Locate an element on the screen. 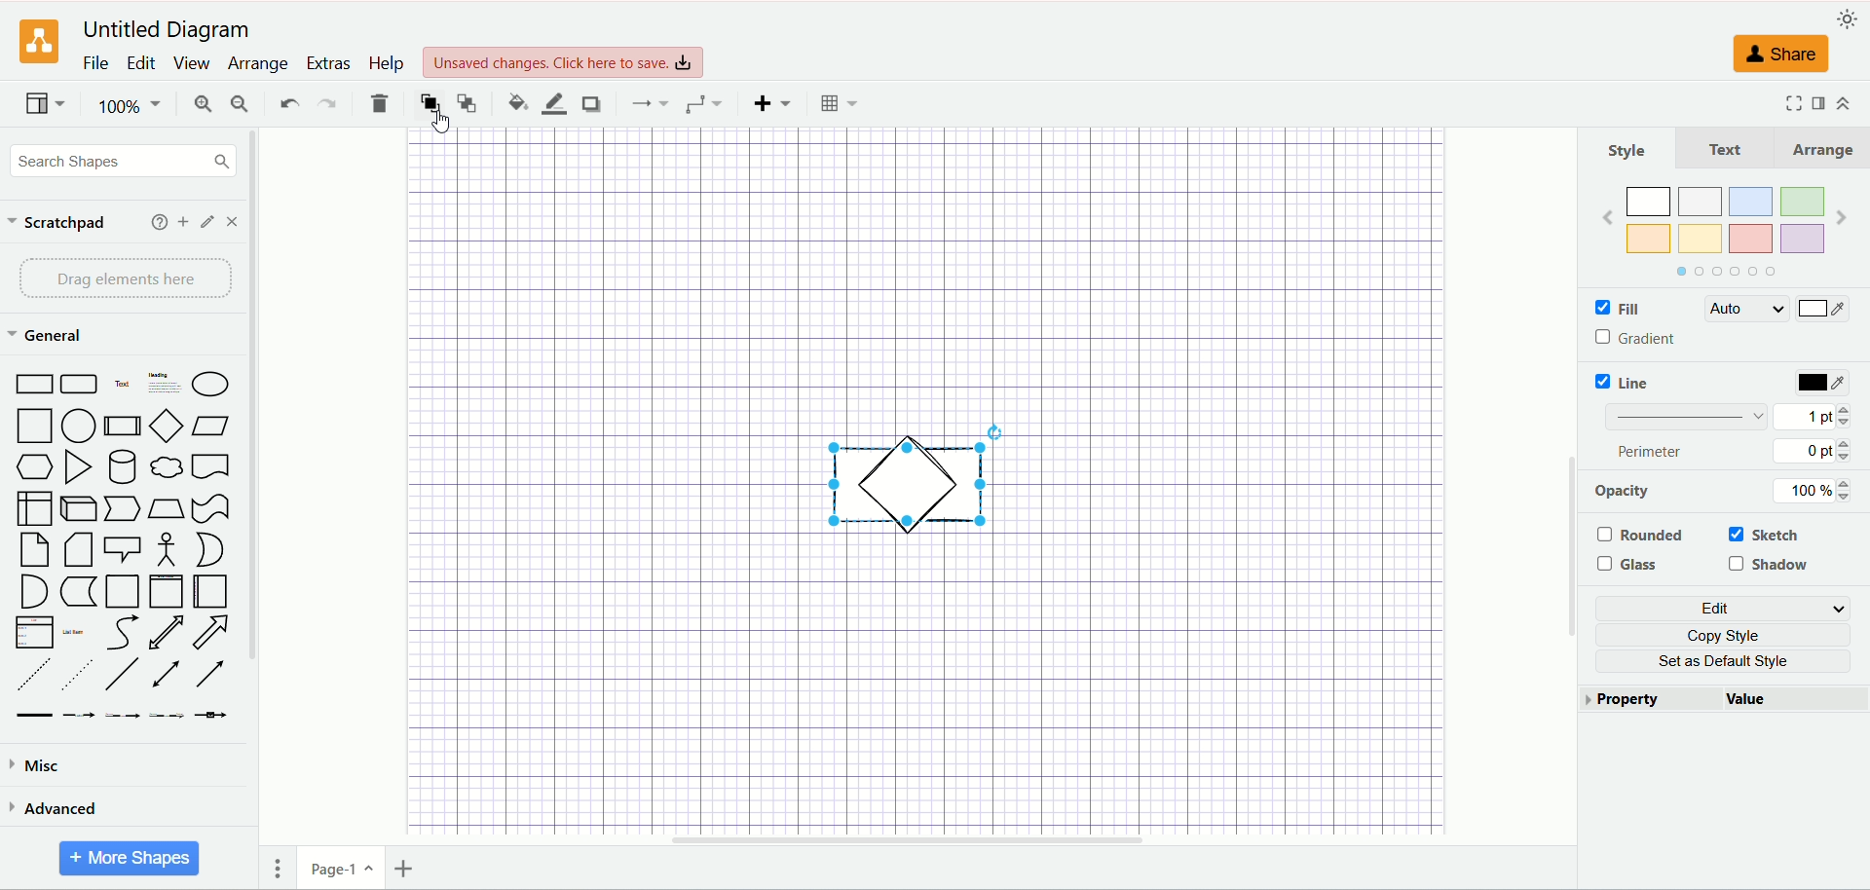 Image resolution: width=1870 pixels, height=890 pixels. Bidirectional arrow is located at coordinates (164, 631).